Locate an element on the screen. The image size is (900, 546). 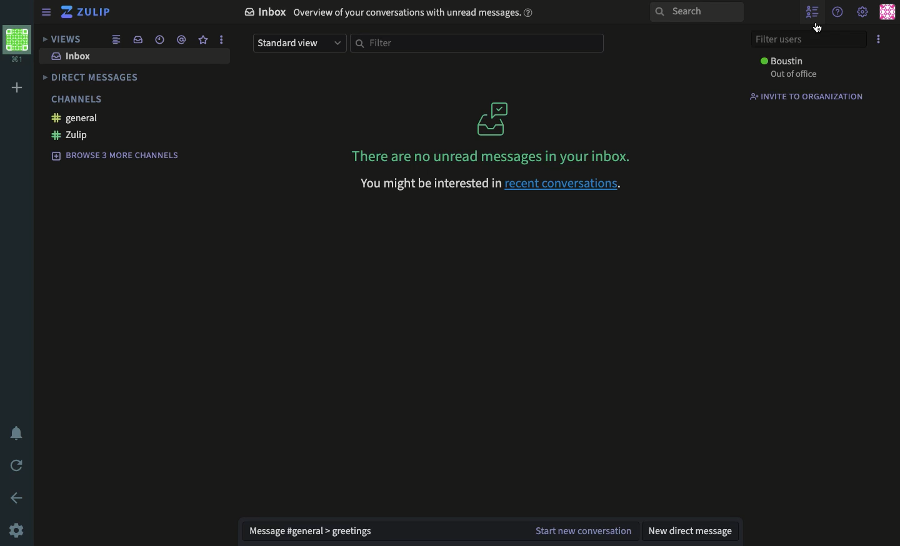
zulip is located at coordinates (66, 136).